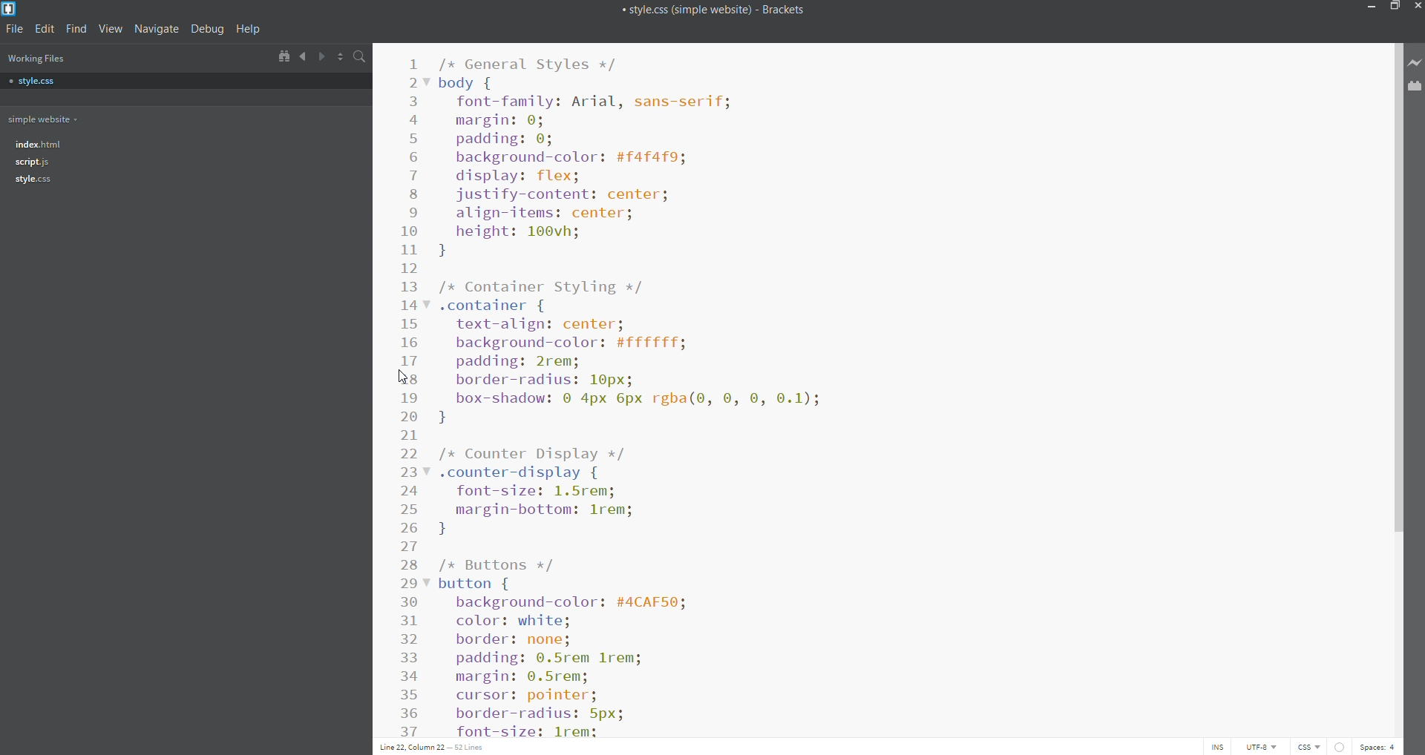 Image resolution: width=1425 pixels, height=755 pixels. What do you see at coordinates (1397, 389) in the screenshot?
I see `scroll bar` at bounding box center [1397, 389].